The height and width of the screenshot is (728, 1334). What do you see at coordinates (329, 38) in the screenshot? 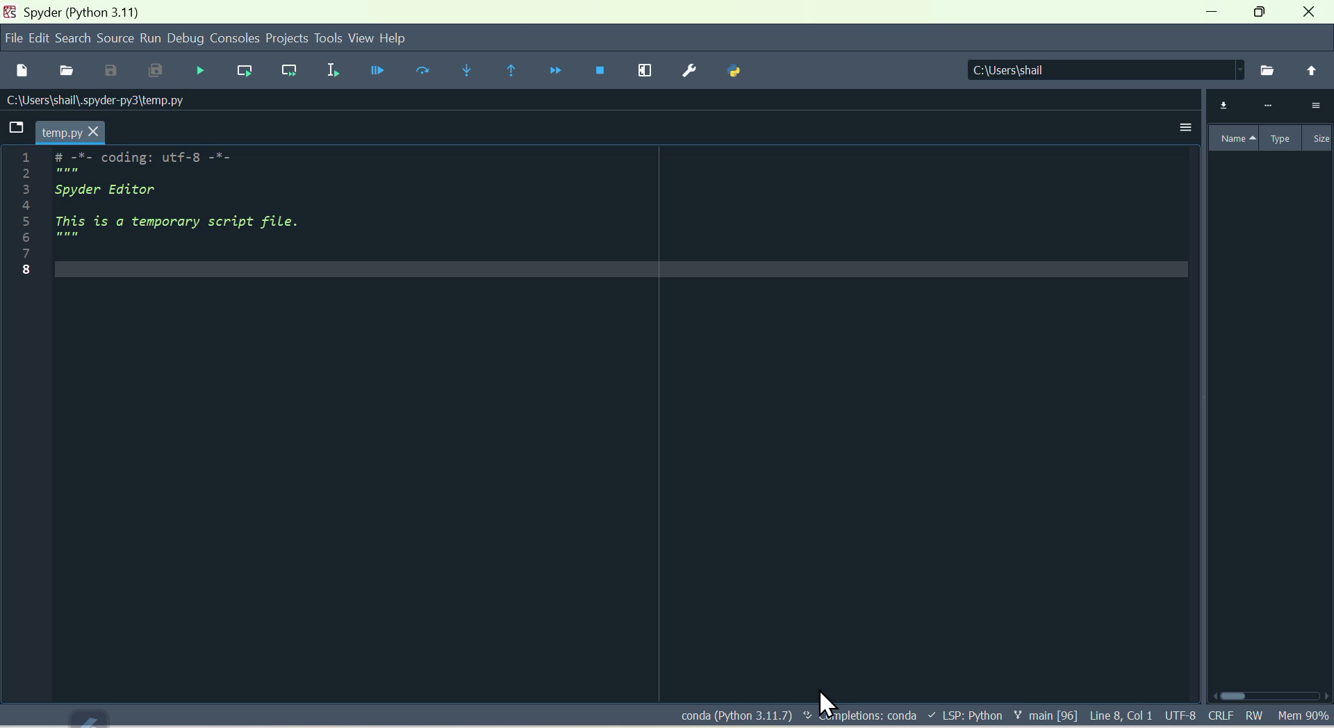
I see `Tools ` at bounding box center [329, 38].